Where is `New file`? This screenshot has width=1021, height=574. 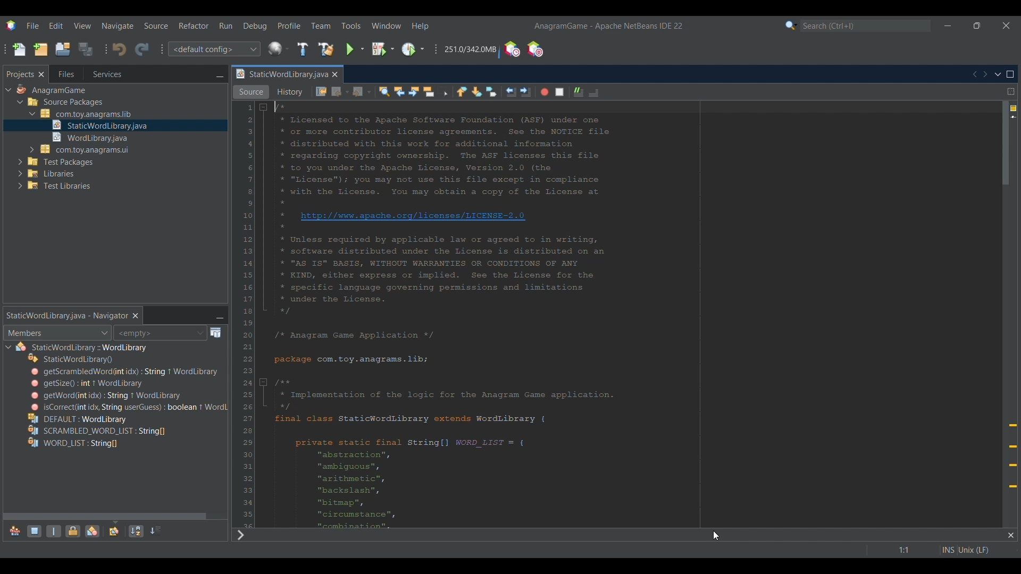 New file is located at coordinates (19, 50).